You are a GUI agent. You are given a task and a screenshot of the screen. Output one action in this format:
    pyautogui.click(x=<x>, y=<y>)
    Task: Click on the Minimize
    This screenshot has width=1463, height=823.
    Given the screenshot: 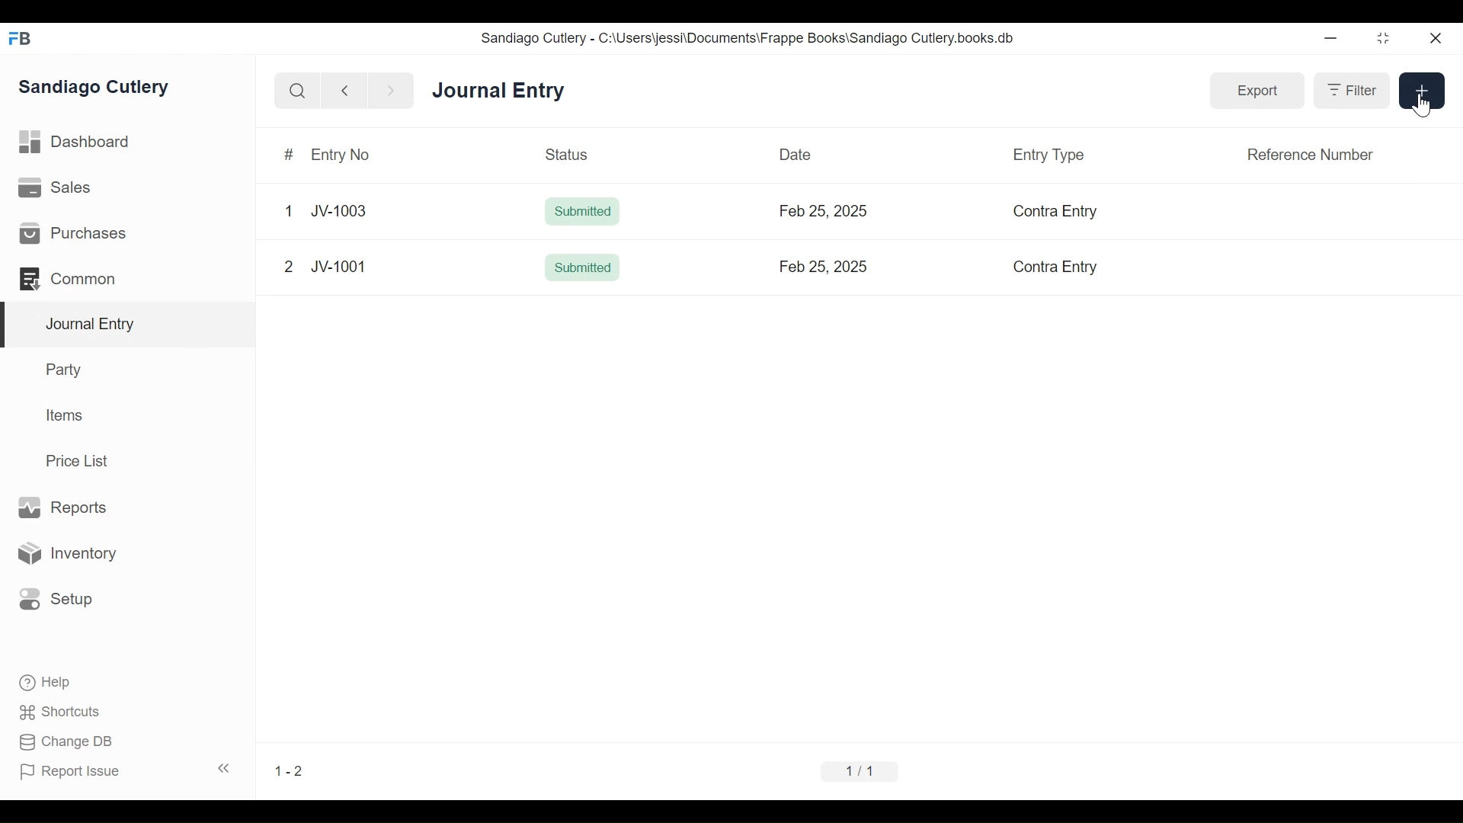 What is the action you would take?
    pyautogui.click(x=1333, y=37)
    